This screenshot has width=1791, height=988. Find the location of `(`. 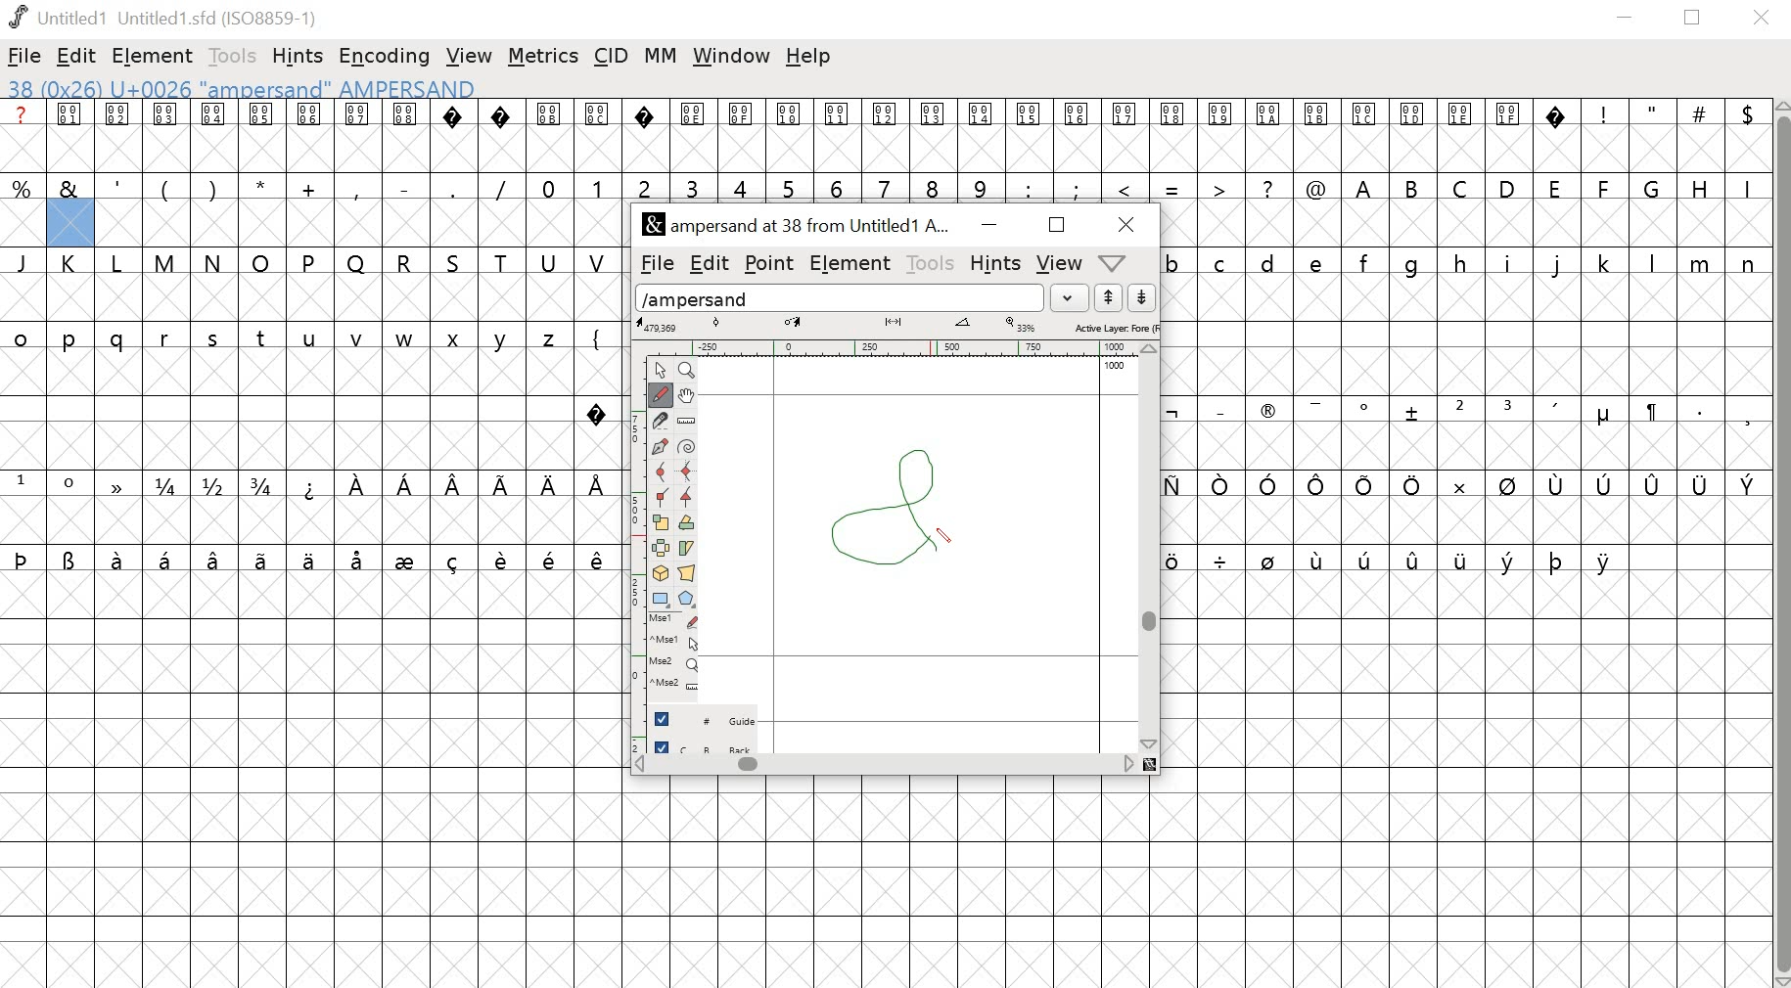

( is located at coordinates (163, 189).